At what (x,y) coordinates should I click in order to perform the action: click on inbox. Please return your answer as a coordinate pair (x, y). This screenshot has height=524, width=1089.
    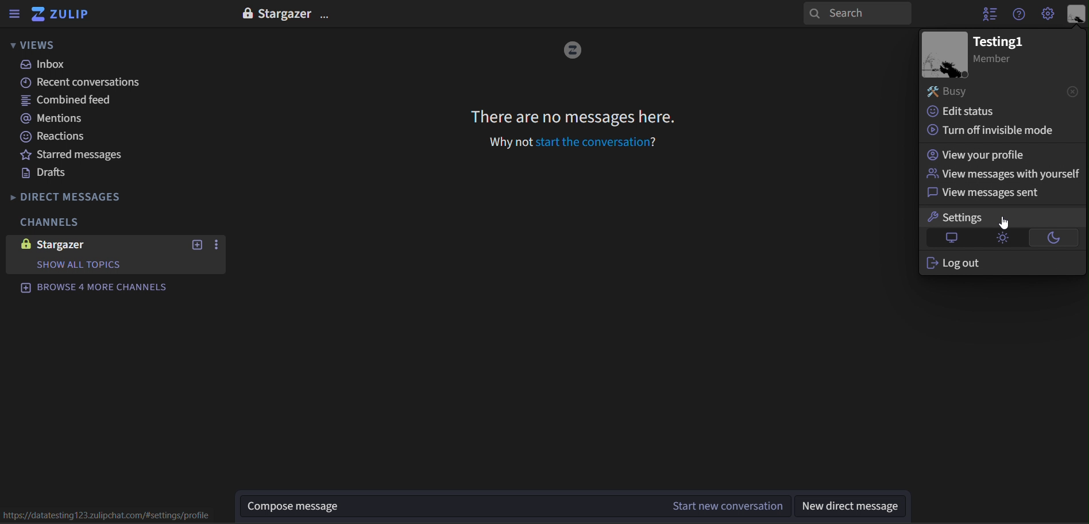
    Looking at the image, I should click on (49, 65).